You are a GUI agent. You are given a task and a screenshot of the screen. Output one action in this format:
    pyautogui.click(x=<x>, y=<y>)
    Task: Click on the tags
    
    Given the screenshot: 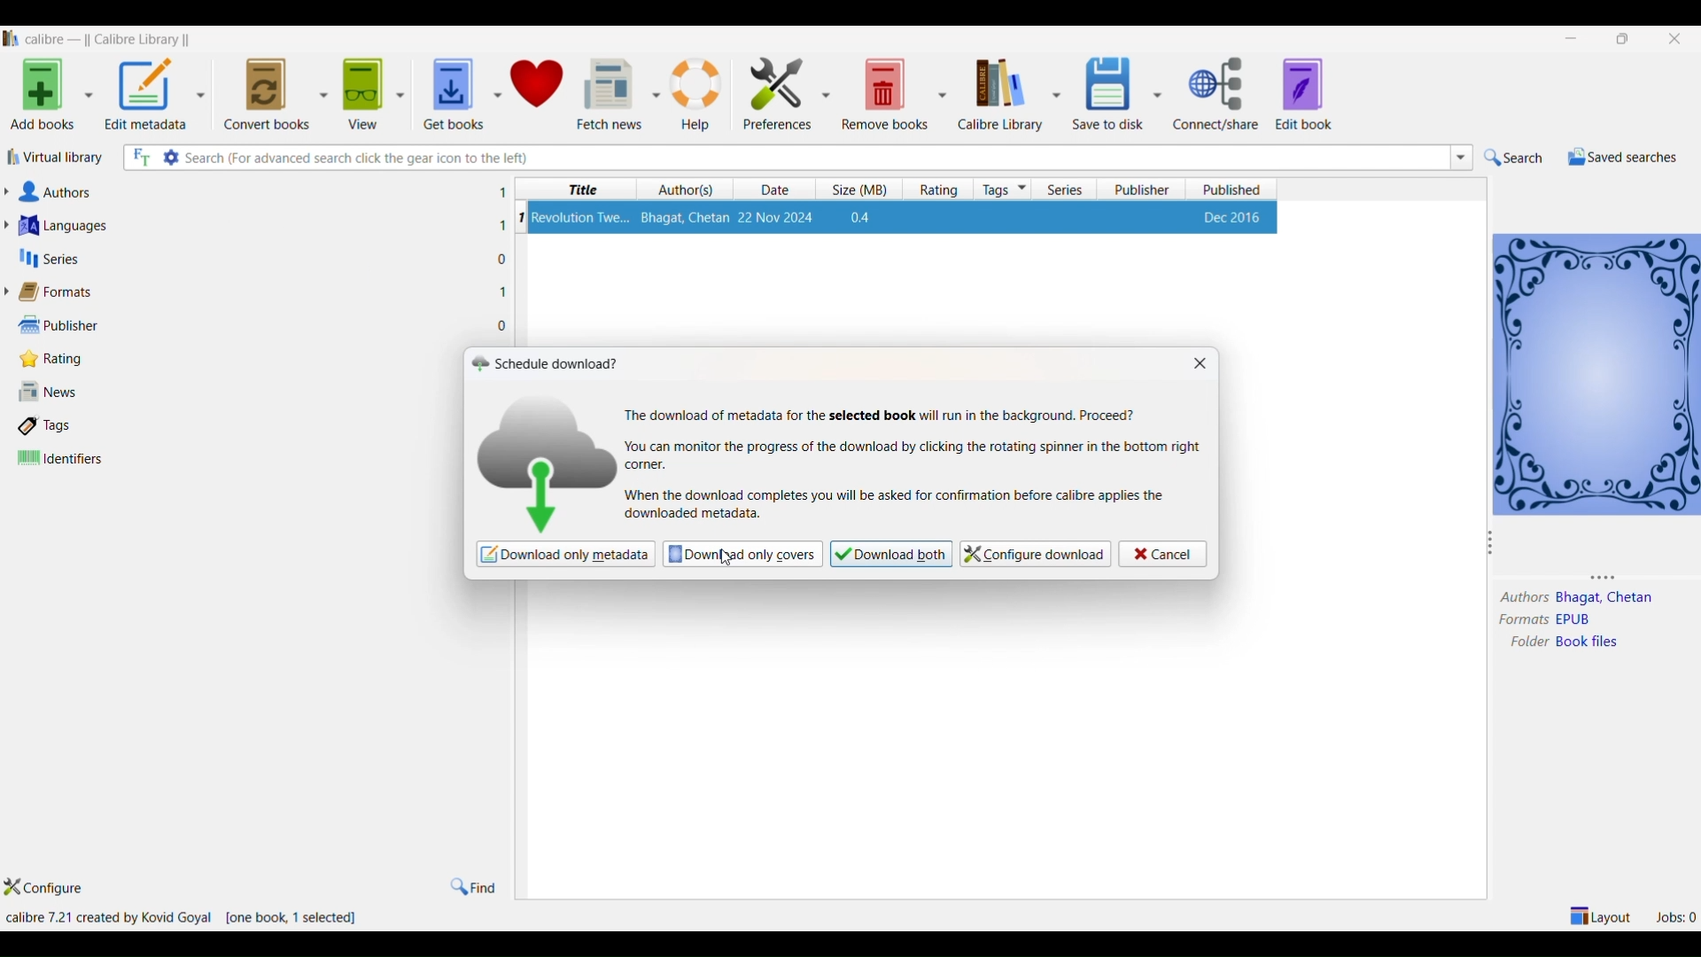 What is the action you would take?
    pyautogui.click(x=1004, y=189)
    